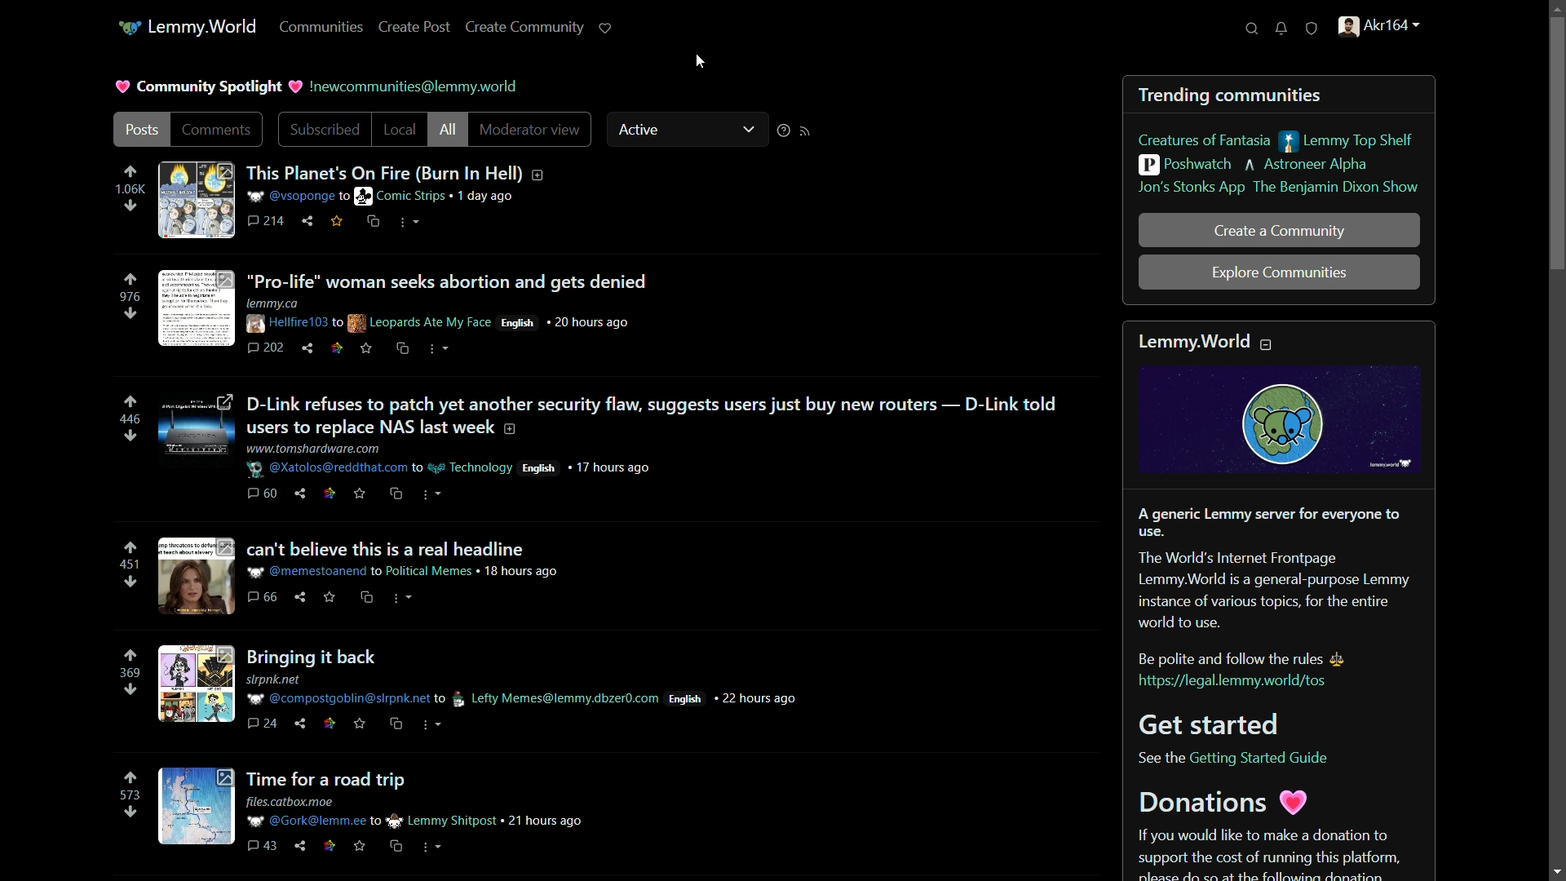 The width and height of the screenshot is (1566, 881). I want to click on upvote, so click(130, 656).